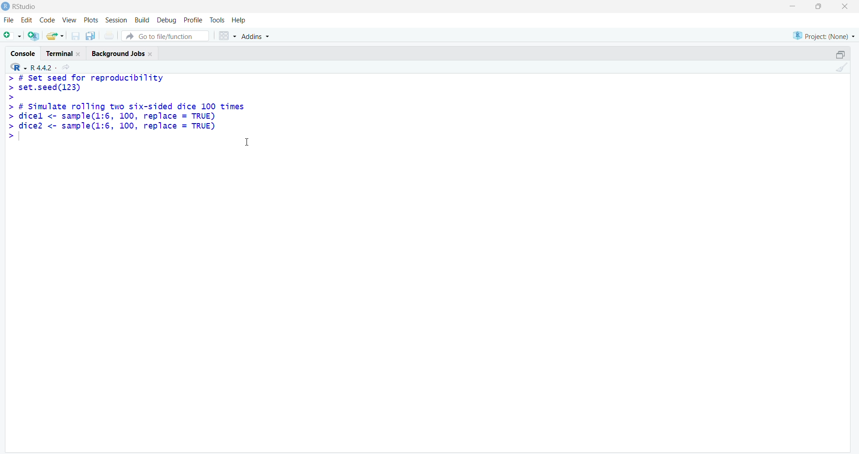 The height and width of the screenshot is (454, 859). What do you see at coordinates (116, 20) in the screenshot?
I see `session` at bounding box center [116, 20].